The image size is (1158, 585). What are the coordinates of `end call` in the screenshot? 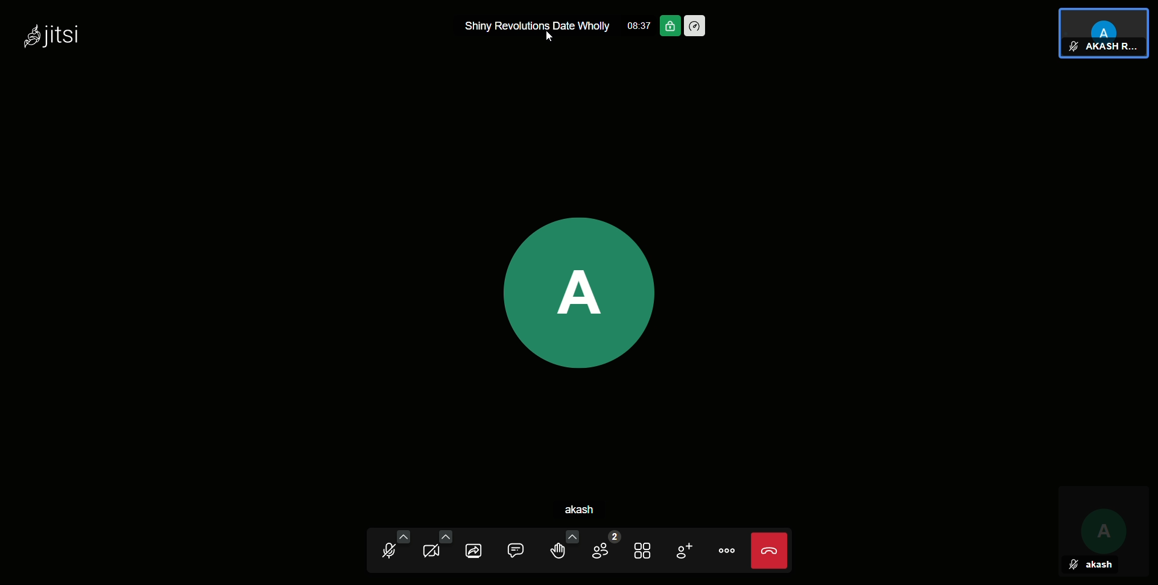 It's located at (768, 550).